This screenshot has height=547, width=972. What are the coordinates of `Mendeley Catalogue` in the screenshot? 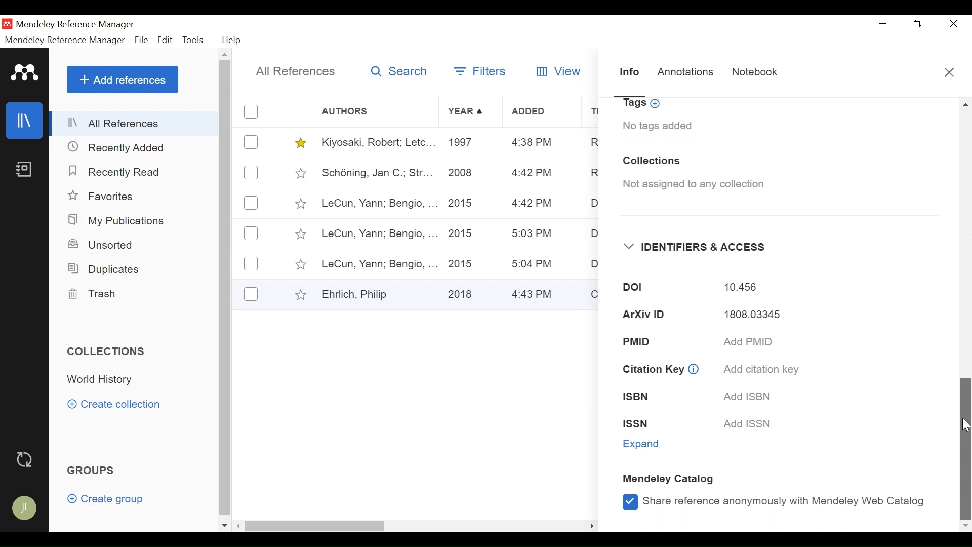 It's located at (671, 480).